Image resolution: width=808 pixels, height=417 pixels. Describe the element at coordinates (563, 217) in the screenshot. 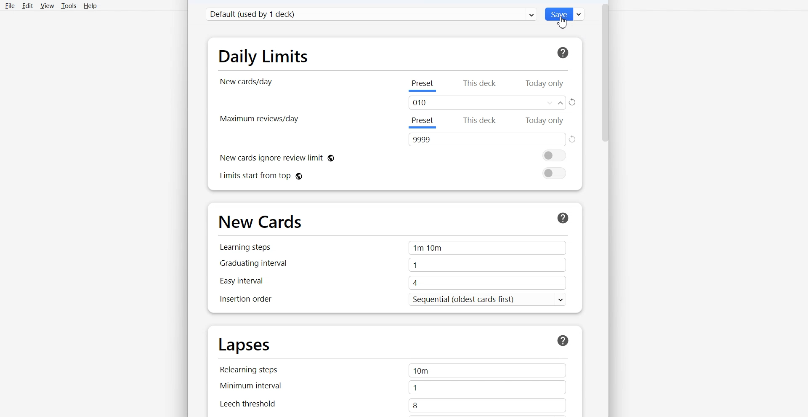

I see `More Info` at that location.